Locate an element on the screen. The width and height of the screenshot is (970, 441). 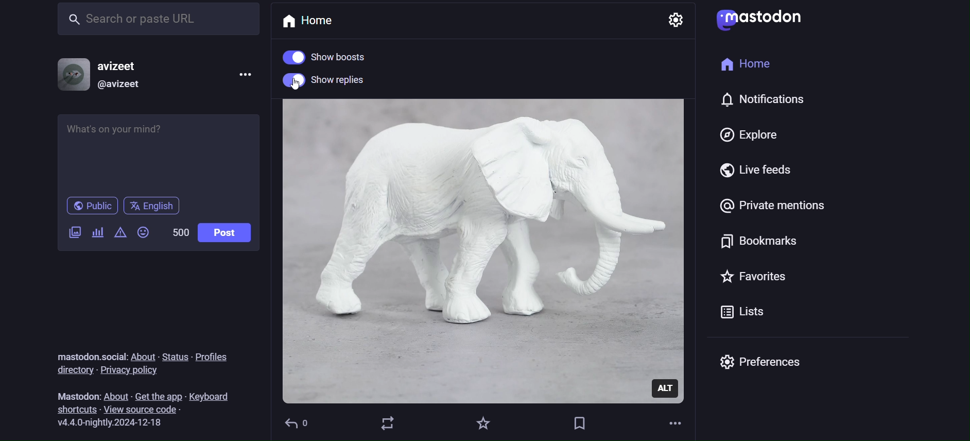
display picture is located at coordinates (74, 74).